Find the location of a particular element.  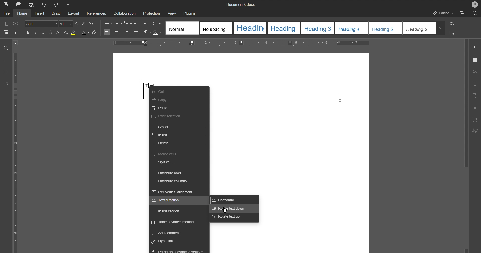

Insert is located at coordinates (39, 13).